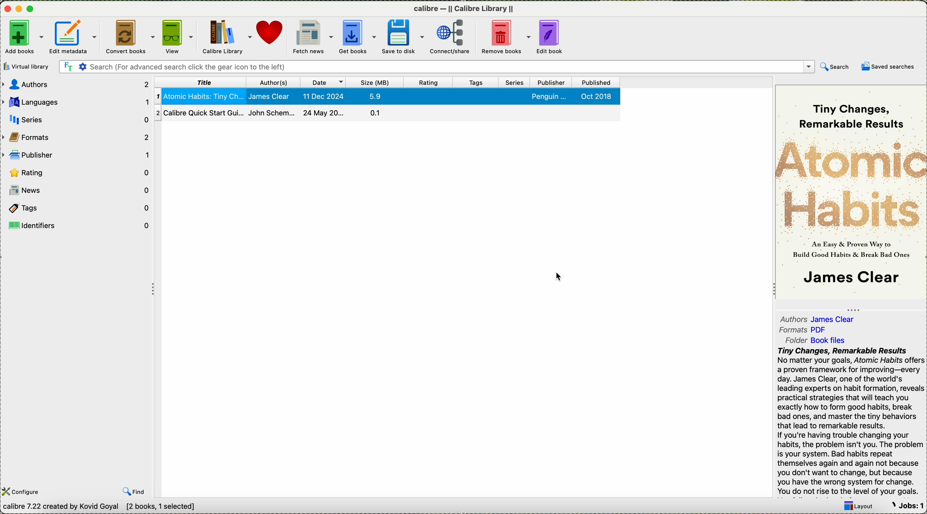 The image size is (927, 514). What do you see at coordinates (477, 82) in the screenshot?
I see `tags` at bounding box center [477, 82].